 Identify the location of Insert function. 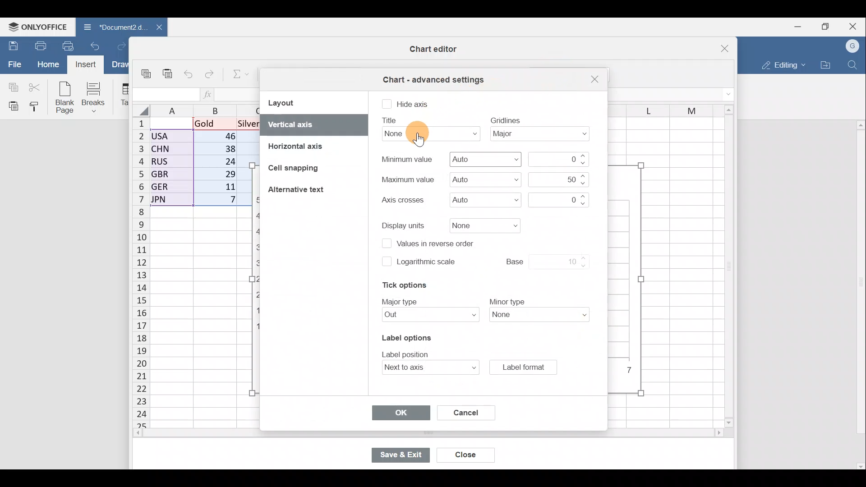
(208, 94).